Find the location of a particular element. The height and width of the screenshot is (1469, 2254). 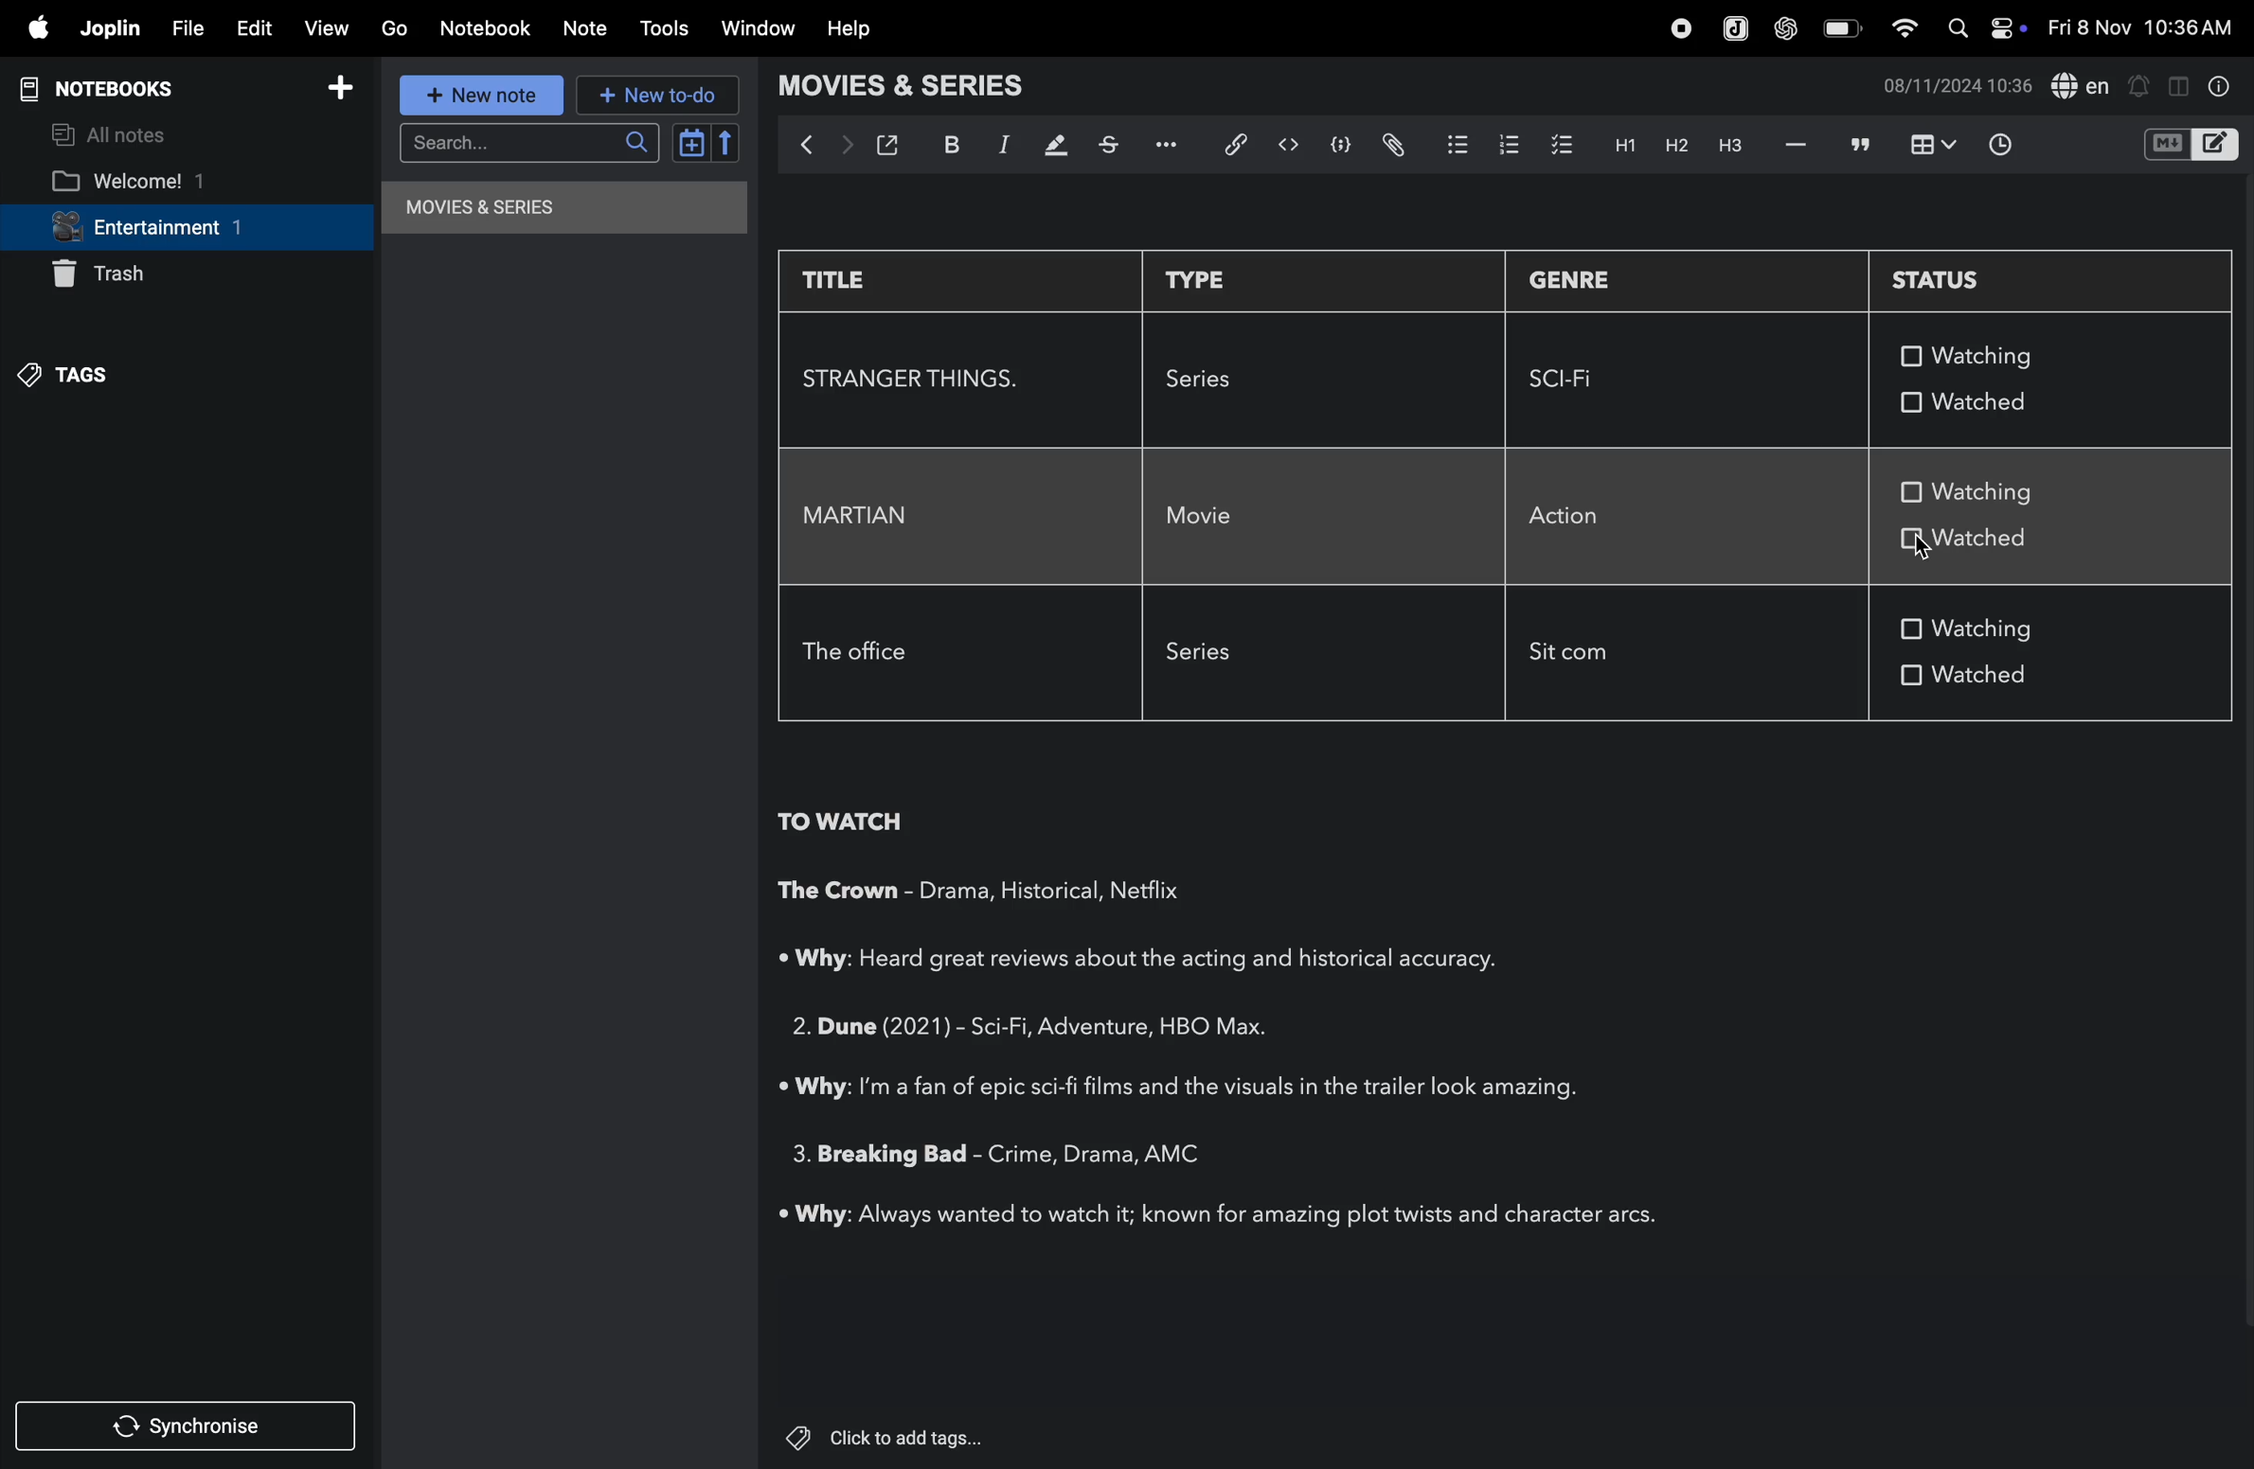

create alert is located at coordinates (2142, 83).